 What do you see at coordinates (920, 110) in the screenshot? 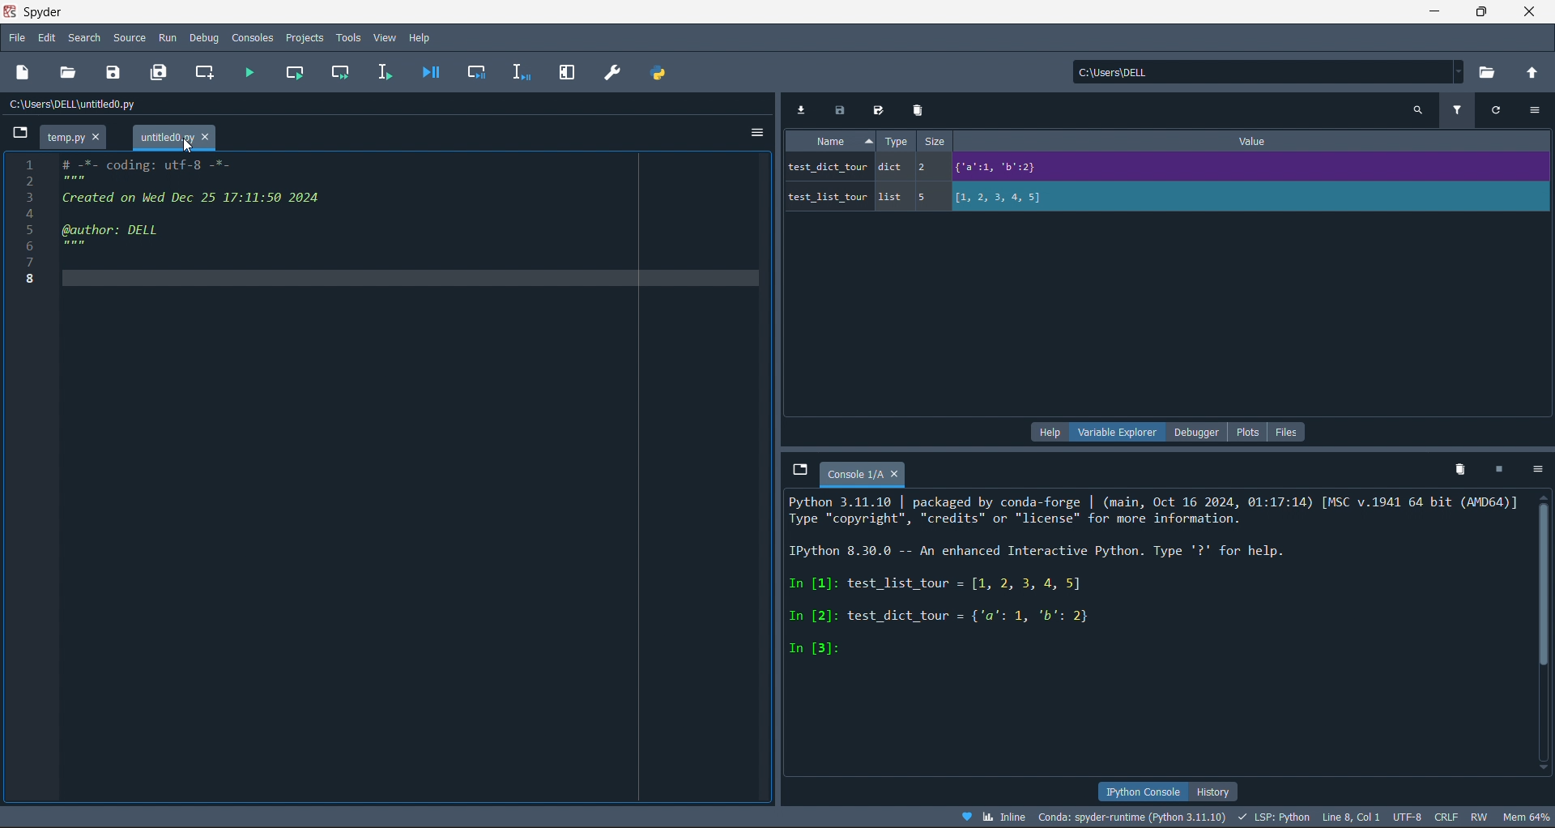
I see `remove variable` at bounding box center [920, 110].